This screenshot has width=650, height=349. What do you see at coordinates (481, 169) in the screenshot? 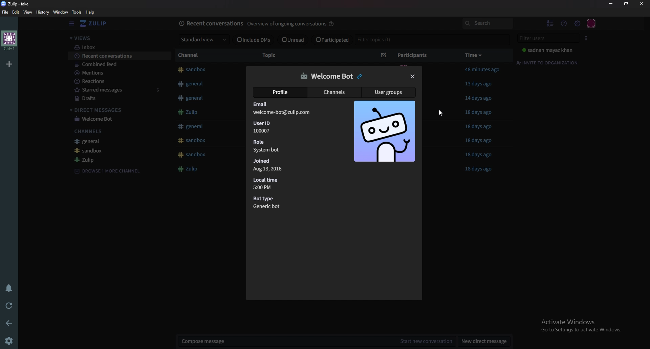
I see `18 days ago` at bounding box center [481, 169].